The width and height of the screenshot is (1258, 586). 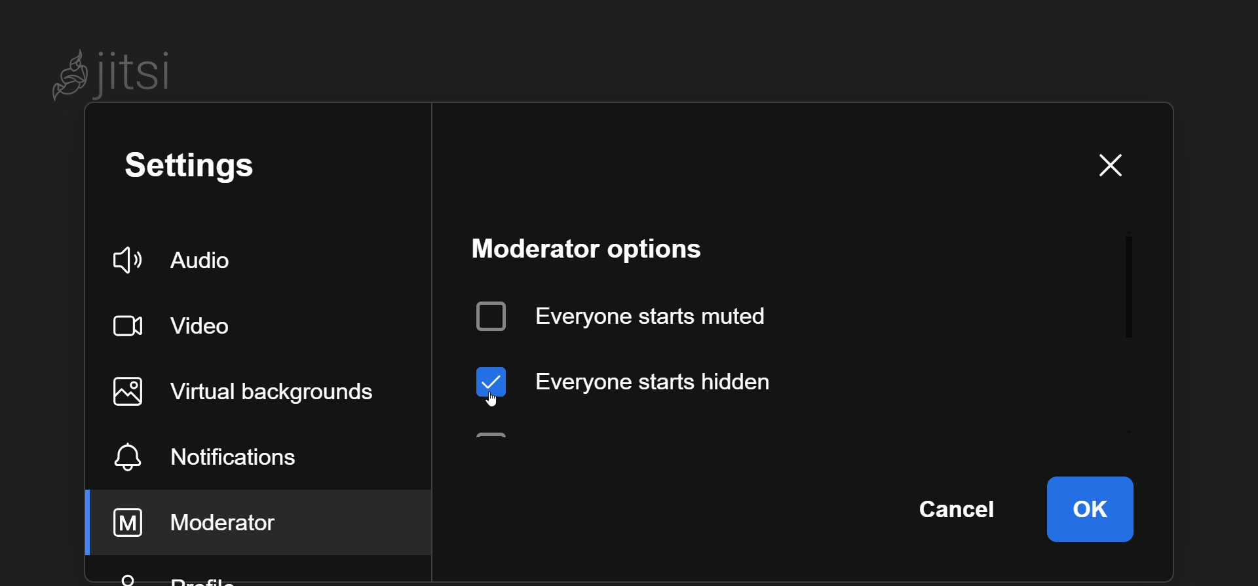 What do you see at coordinates (196, 167) in the screenshot?
I see `setting` at bounding box center [196, 167].